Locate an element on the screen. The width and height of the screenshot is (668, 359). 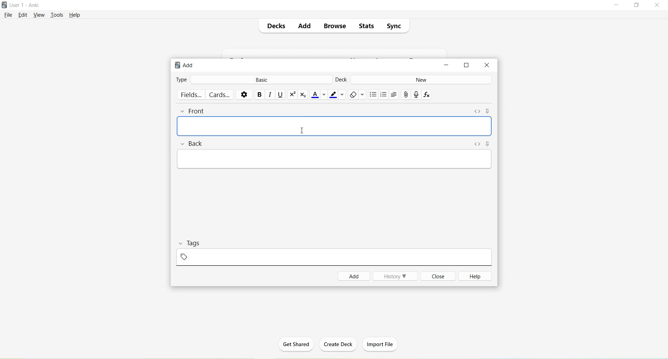
User 1 - Anki is located at coordinates (25, 5).